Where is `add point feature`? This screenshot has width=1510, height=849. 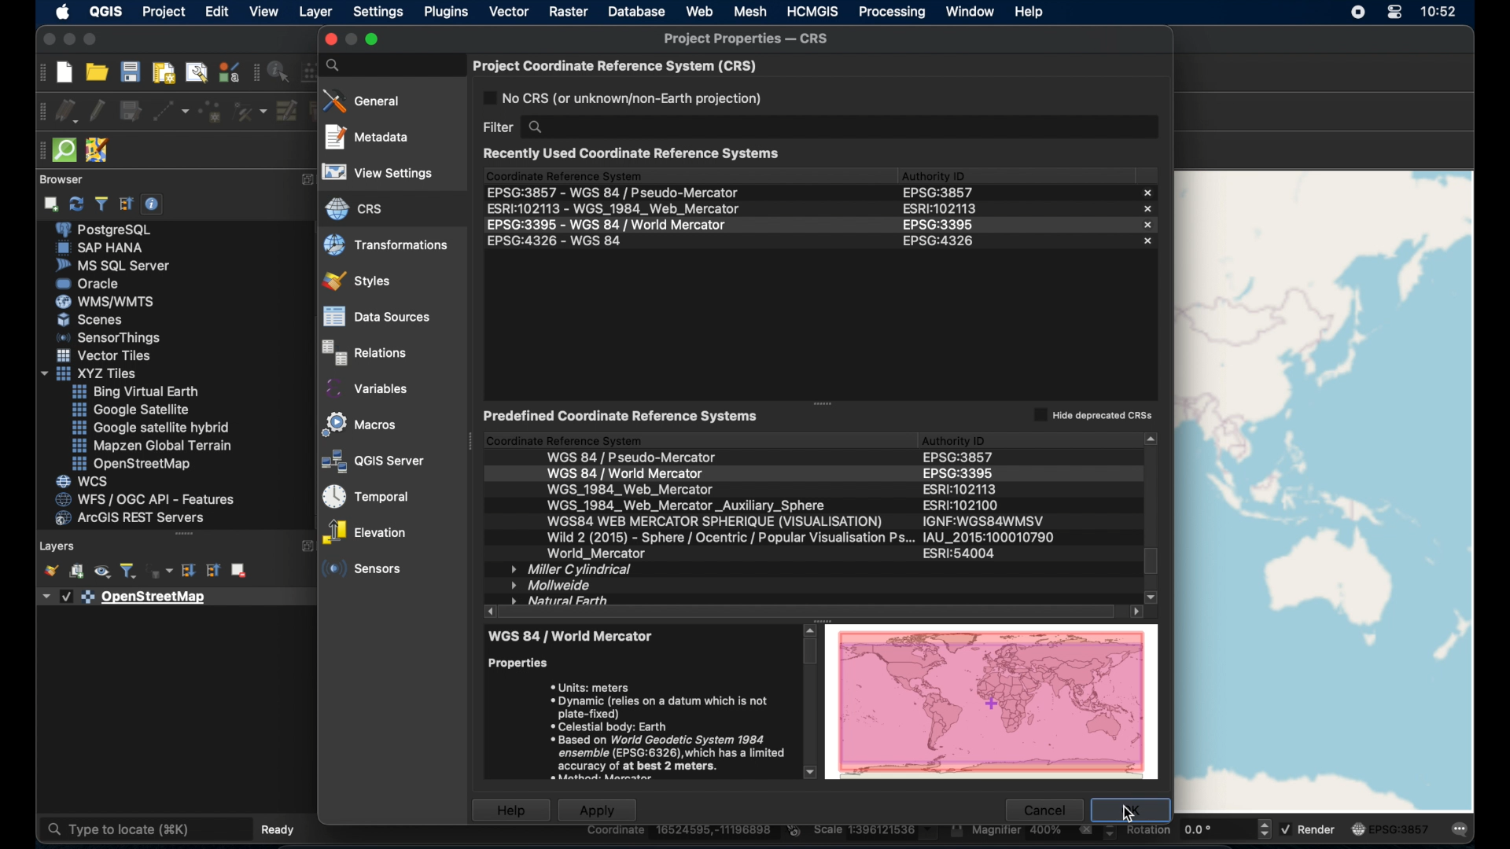 add point feature is located at coordinates (212, 112).